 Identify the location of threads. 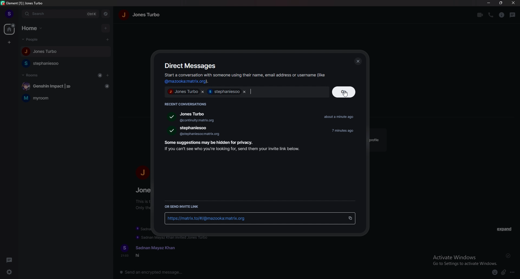
(10, 259).